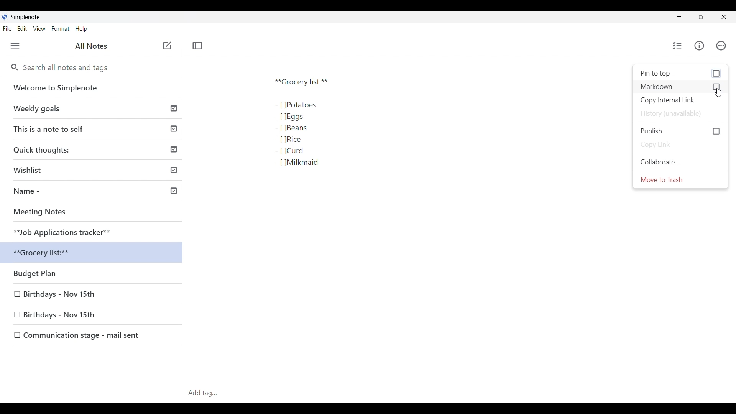 This screenshot has width=736, height=414. Describe the element at coordinates (699, 46) in the screenshot. I see `Info` at that location.